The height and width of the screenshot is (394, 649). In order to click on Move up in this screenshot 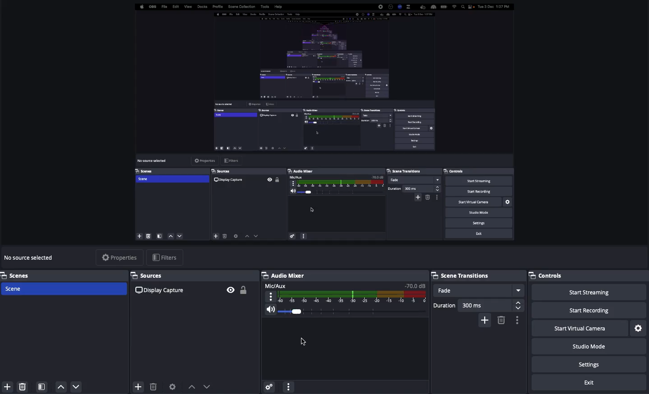, I will do `click(192, 386)`.